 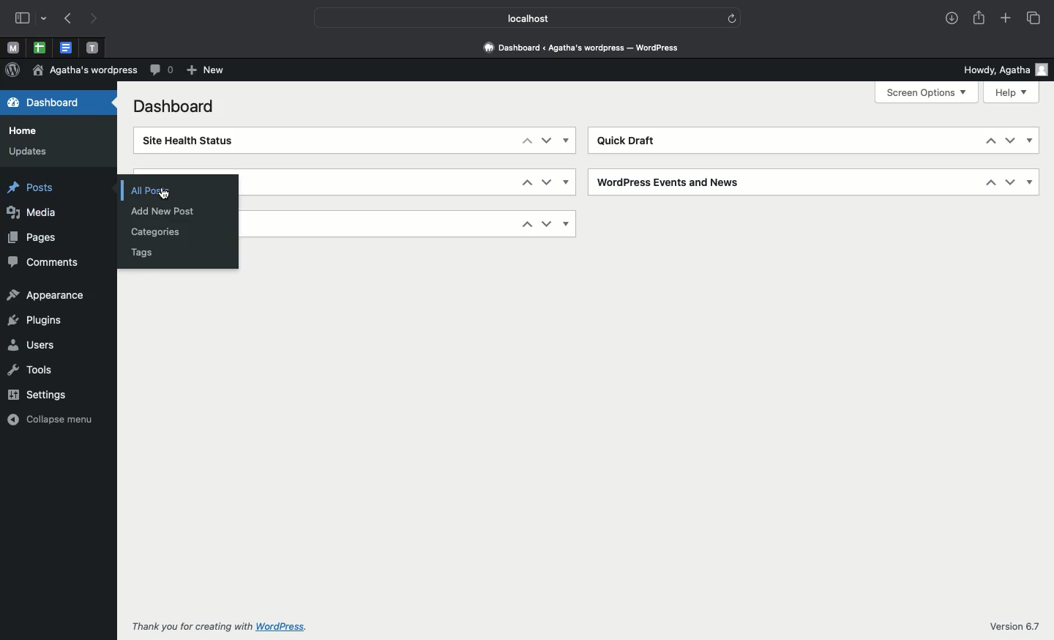 What do you see at coordinates (30, 237) in the screenshot?
I see `Pages` at bounding box center [30, 237].